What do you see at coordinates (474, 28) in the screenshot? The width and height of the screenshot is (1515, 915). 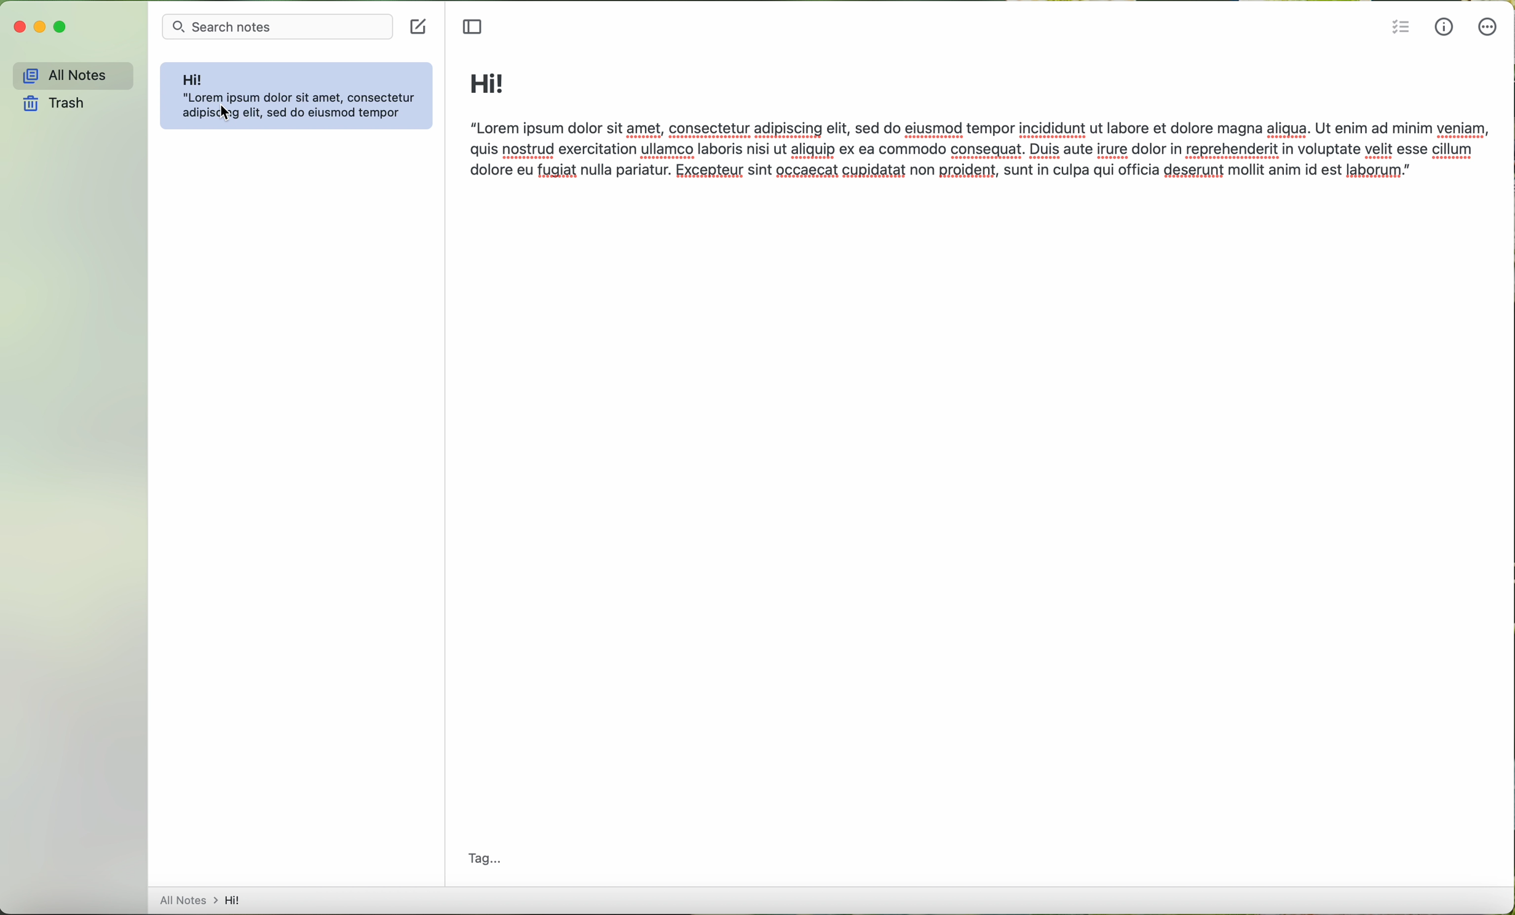 I see `toggle sidebar` at bounding box center [474, 28].